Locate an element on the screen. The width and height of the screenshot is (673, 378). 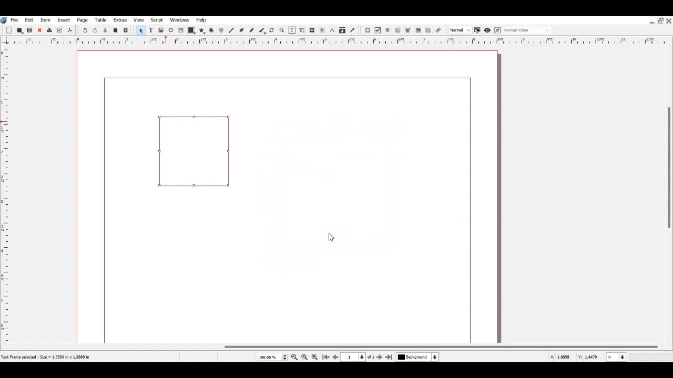
Edit is located at coordinates (28, 19).